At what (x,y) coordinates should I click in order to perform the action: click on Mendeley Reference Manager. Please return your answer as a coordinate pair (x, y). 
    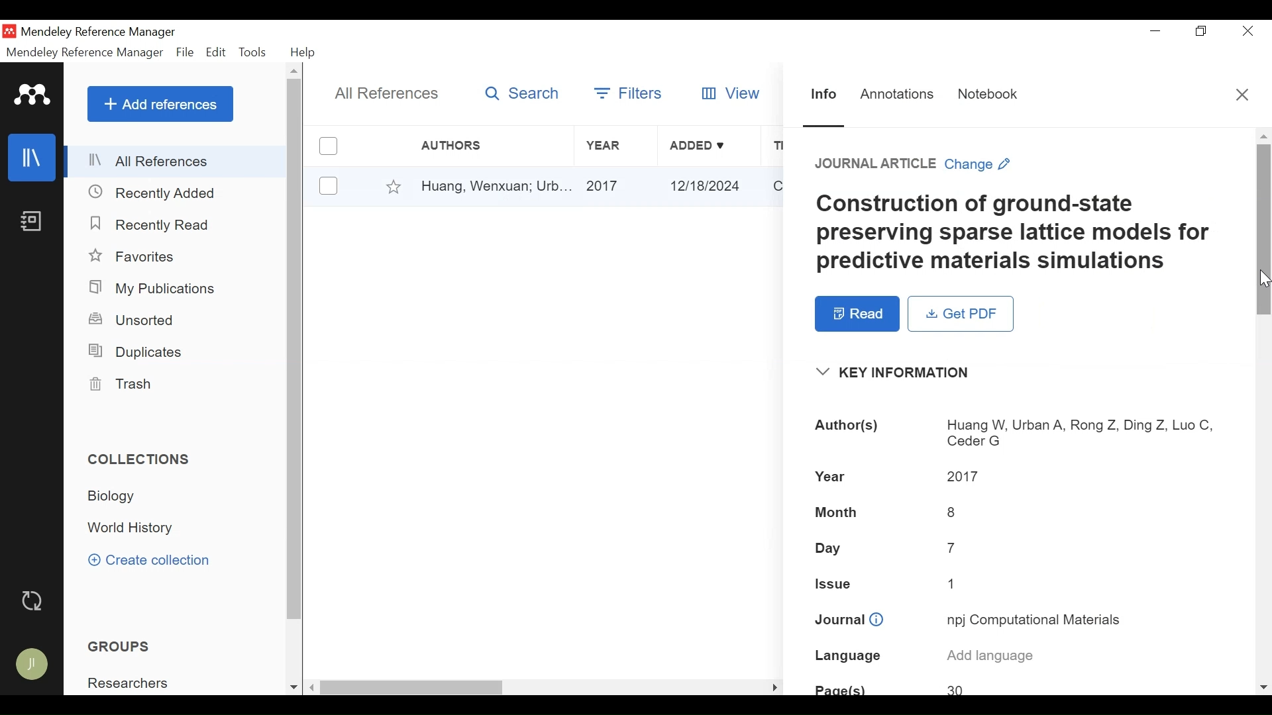
    Looking at the image, I should click on (85, 53).